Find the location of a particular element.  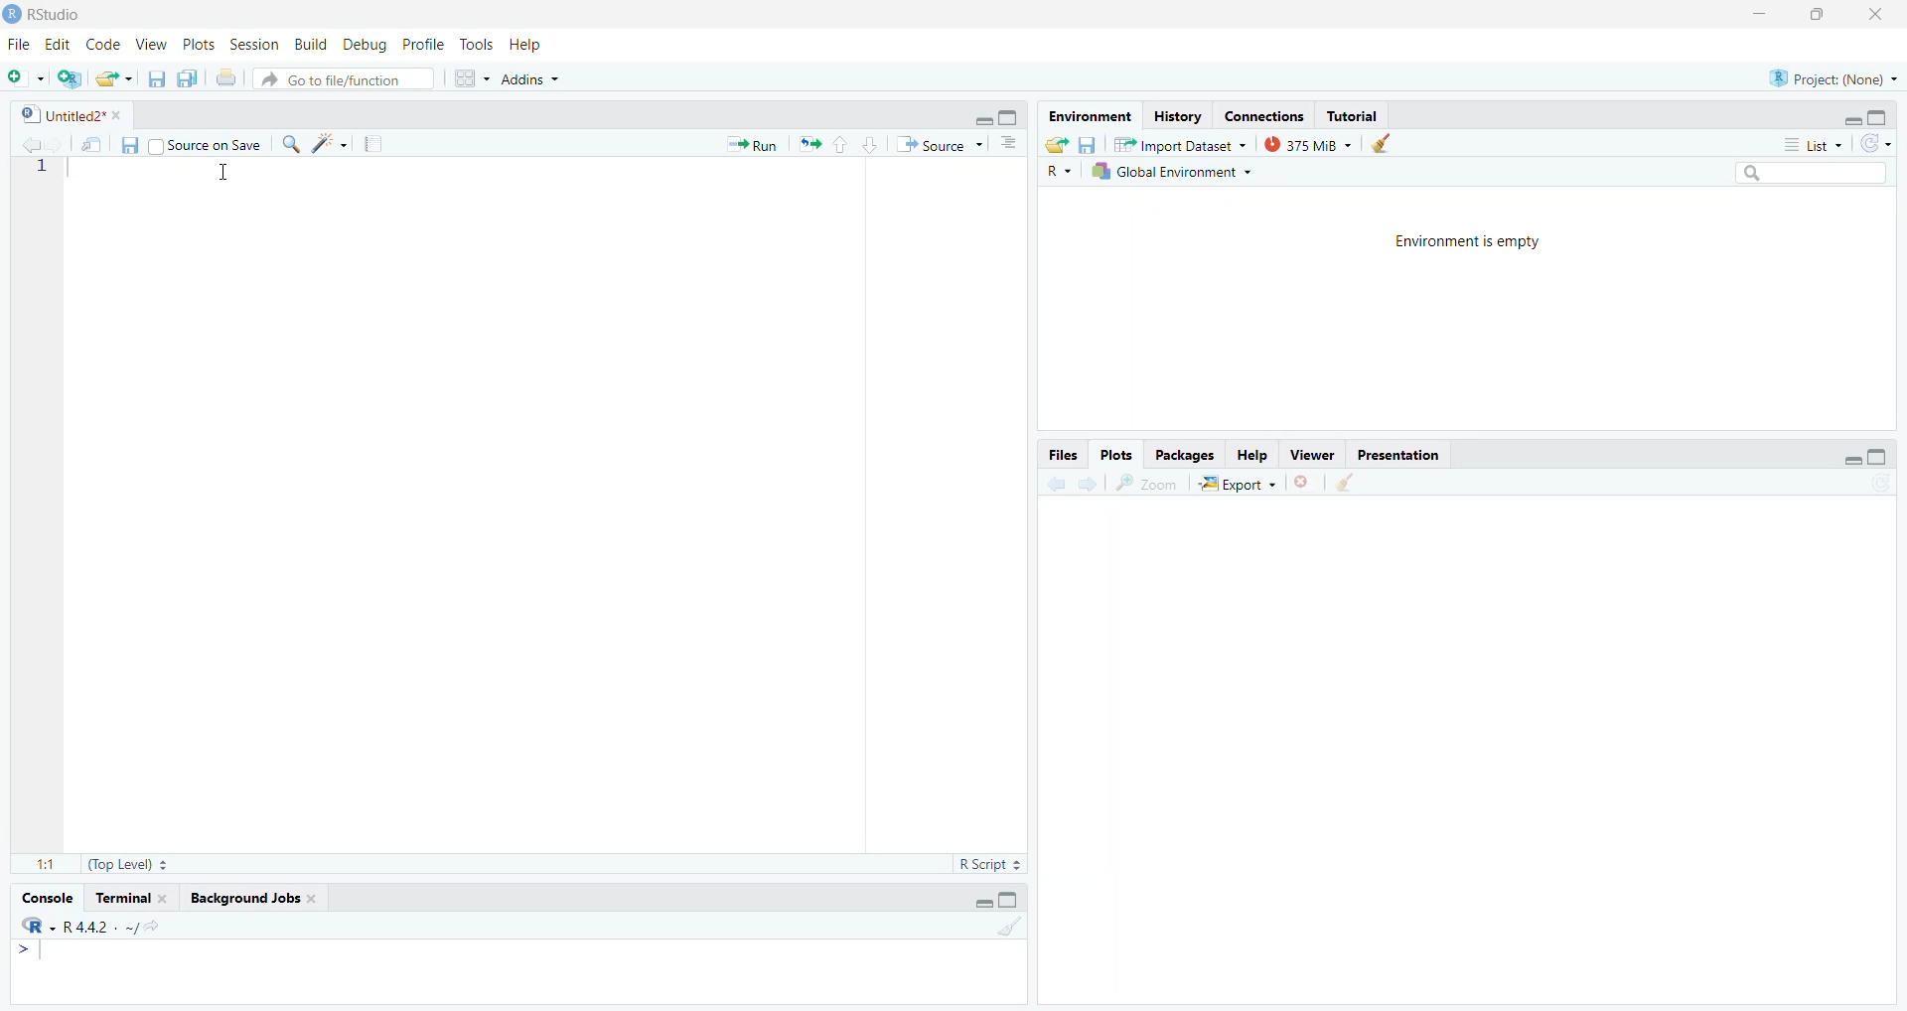

hide r script is located at coordinates (985, 902).